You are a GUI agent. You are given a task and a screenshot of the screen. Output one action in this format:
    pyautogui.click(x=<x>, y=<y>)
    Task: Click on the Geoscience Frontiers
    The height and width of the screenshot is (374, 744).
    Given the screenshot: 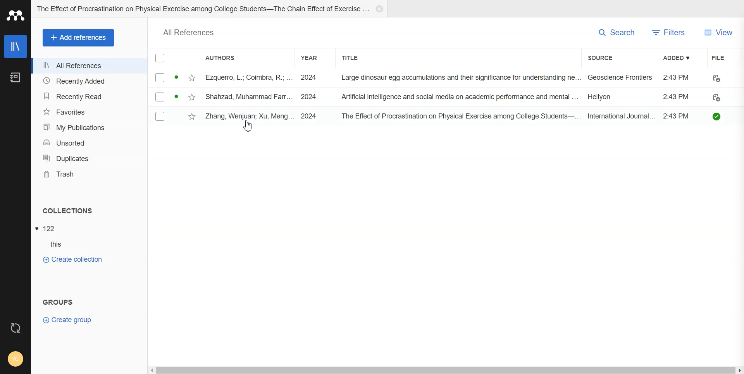 What is the action you would take?
    pyautogui.click(x=622, y=77)
    